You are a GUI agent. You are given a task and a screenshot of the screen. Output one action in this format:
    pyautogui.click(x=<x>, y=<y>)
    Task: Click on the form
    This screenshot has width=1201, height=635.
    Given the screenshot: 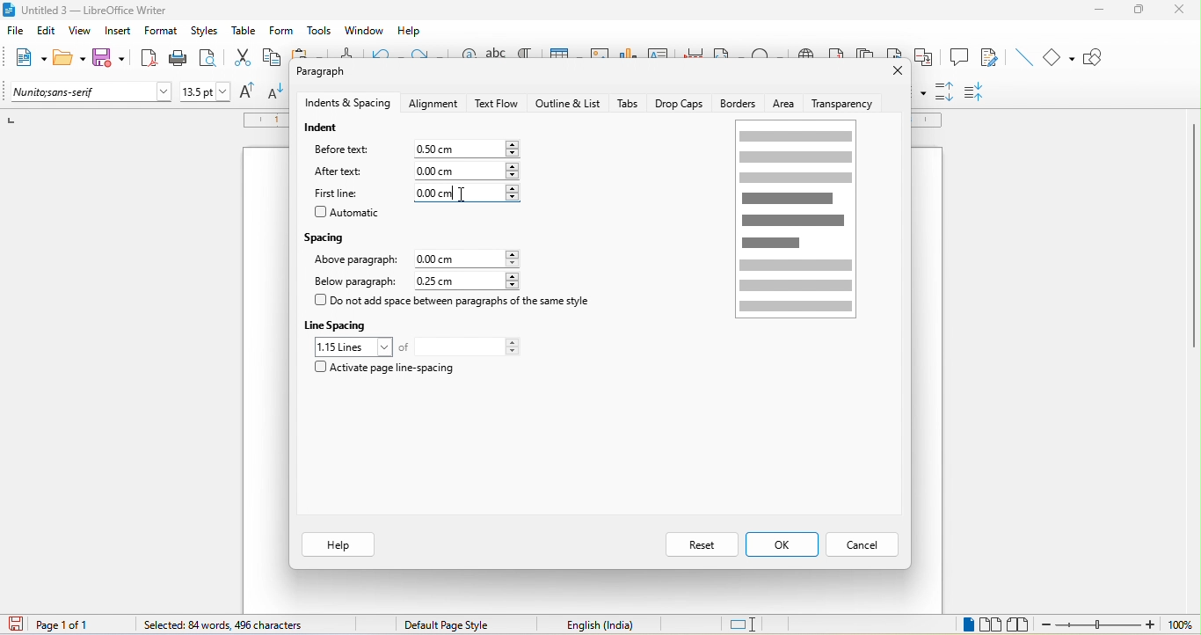 What is the action you would take?
    pyautogui.click(x=280, y=30)
    